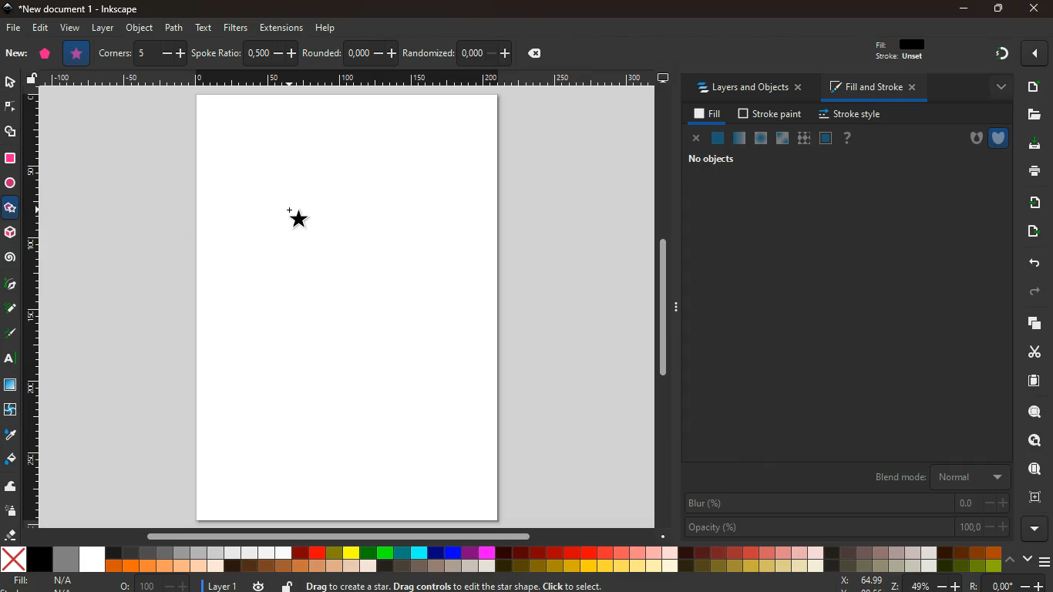 Image resolution: width=1053 pixels, height=592 pixels. I want to click on search, so click(1031, 441).